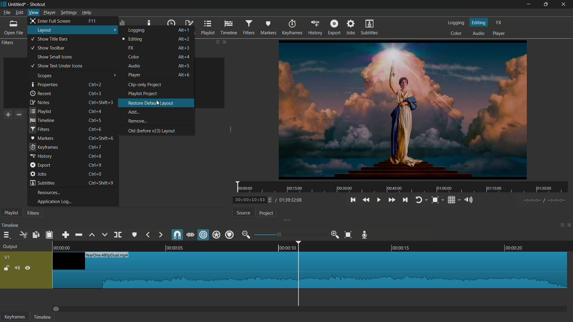 Image resolution: width=573 pixels, height=322 pixels. What do you see at coordinates (15, 317) in the screenshot?
I see `keyframes` at bounding box center [15, 317].